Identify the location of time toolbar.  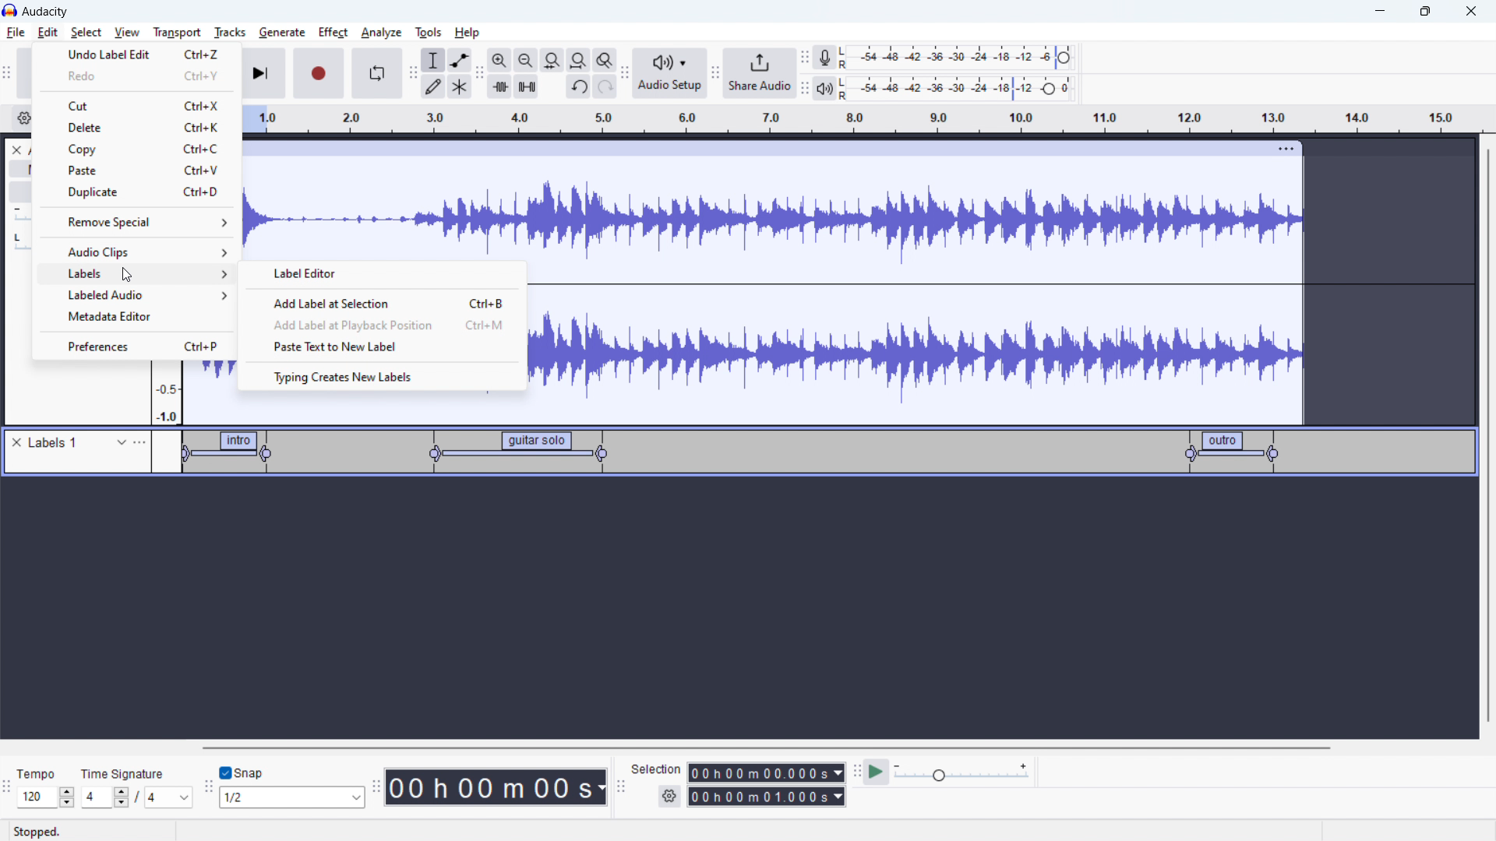
(376, 789).